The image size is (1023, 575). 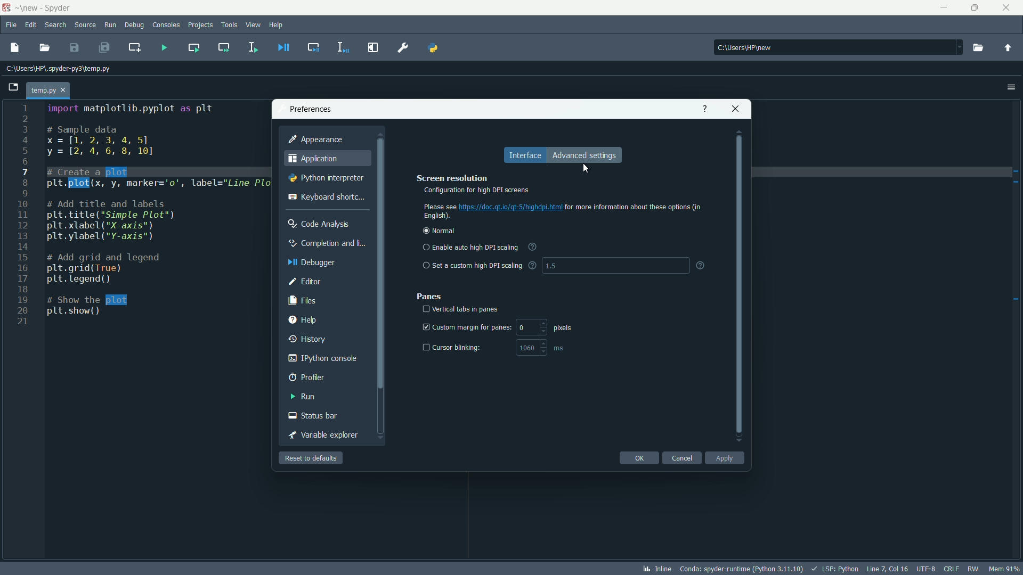 I want to click on file eol status, so click(x=952, y=569).